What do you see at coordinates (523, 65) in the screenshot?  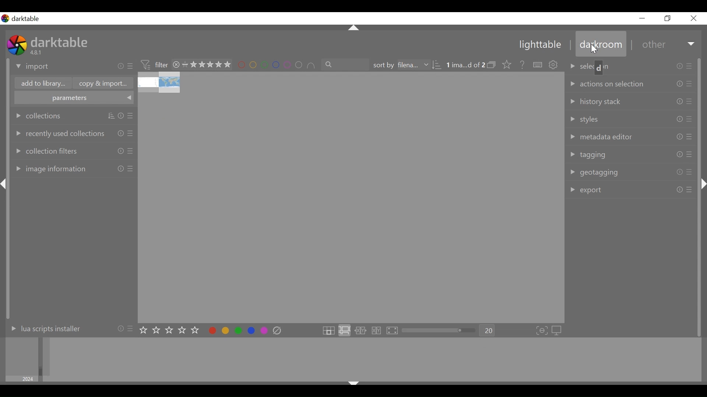 I see `help` at bounding box center [523, 65].